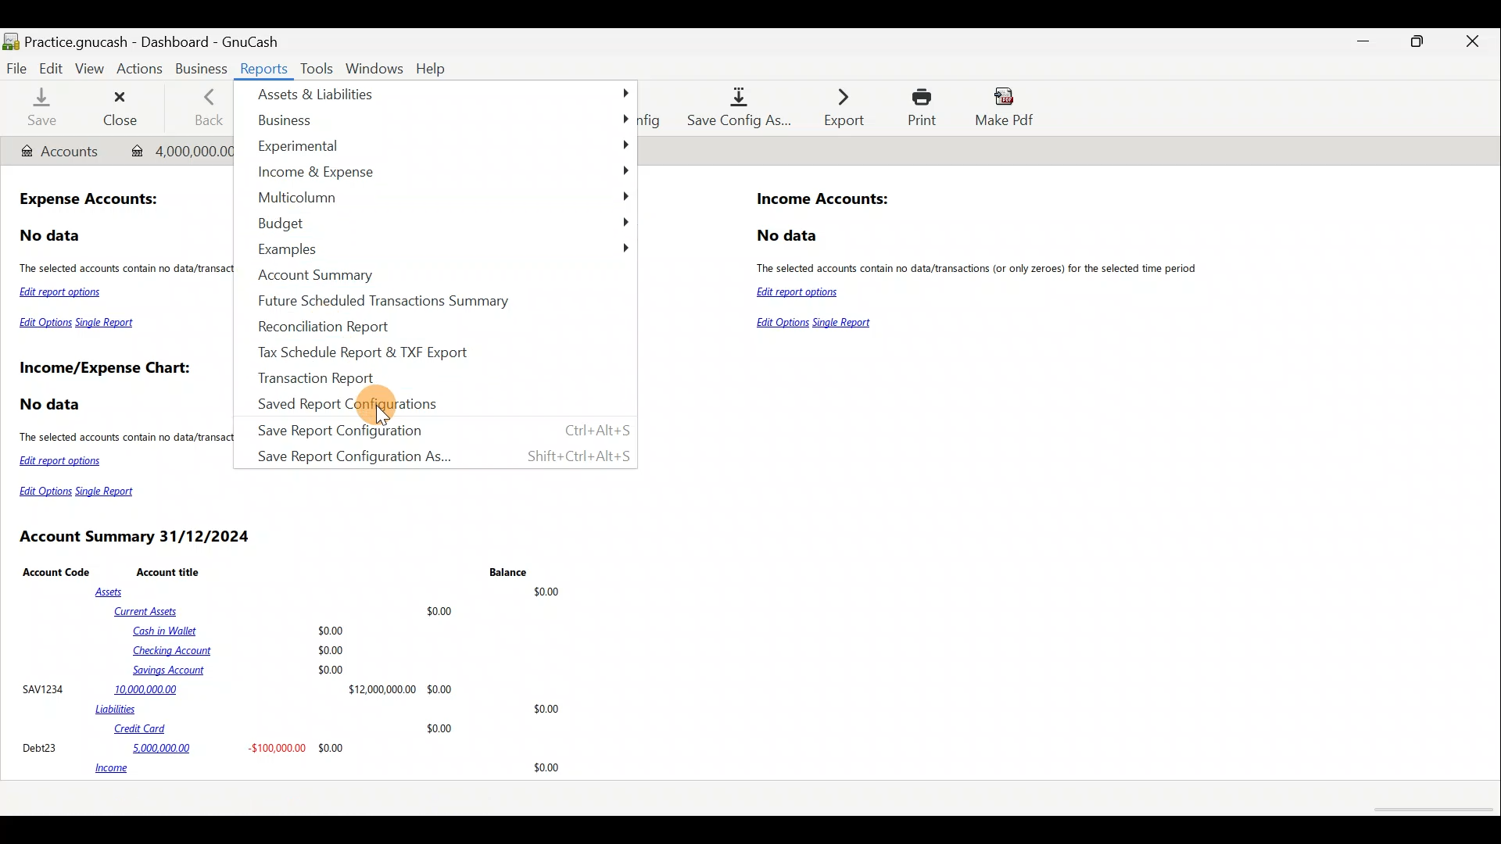 Image resolution: width=1501 pixels, height=844 pixels. What do you see at coordinates (331, 592) in the screenshot?
I see `Assets $0.00` at bounding box center [331, 592].